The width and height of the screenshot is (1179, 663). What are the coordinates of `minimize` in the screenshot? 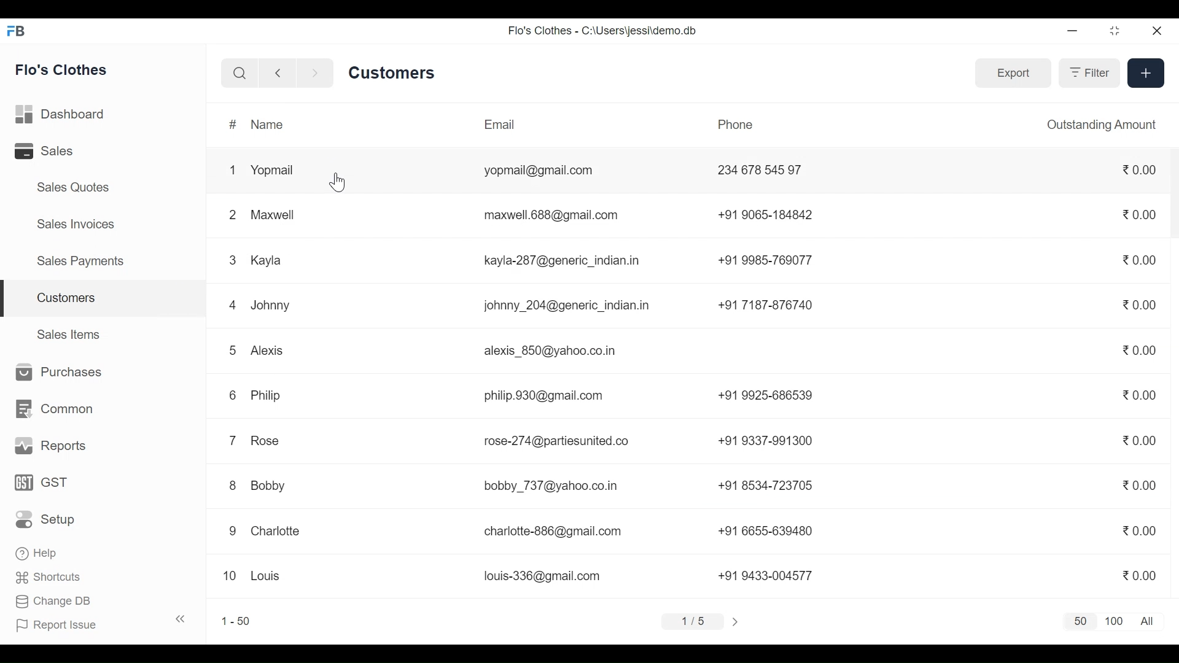 It's located at (1071, 30).